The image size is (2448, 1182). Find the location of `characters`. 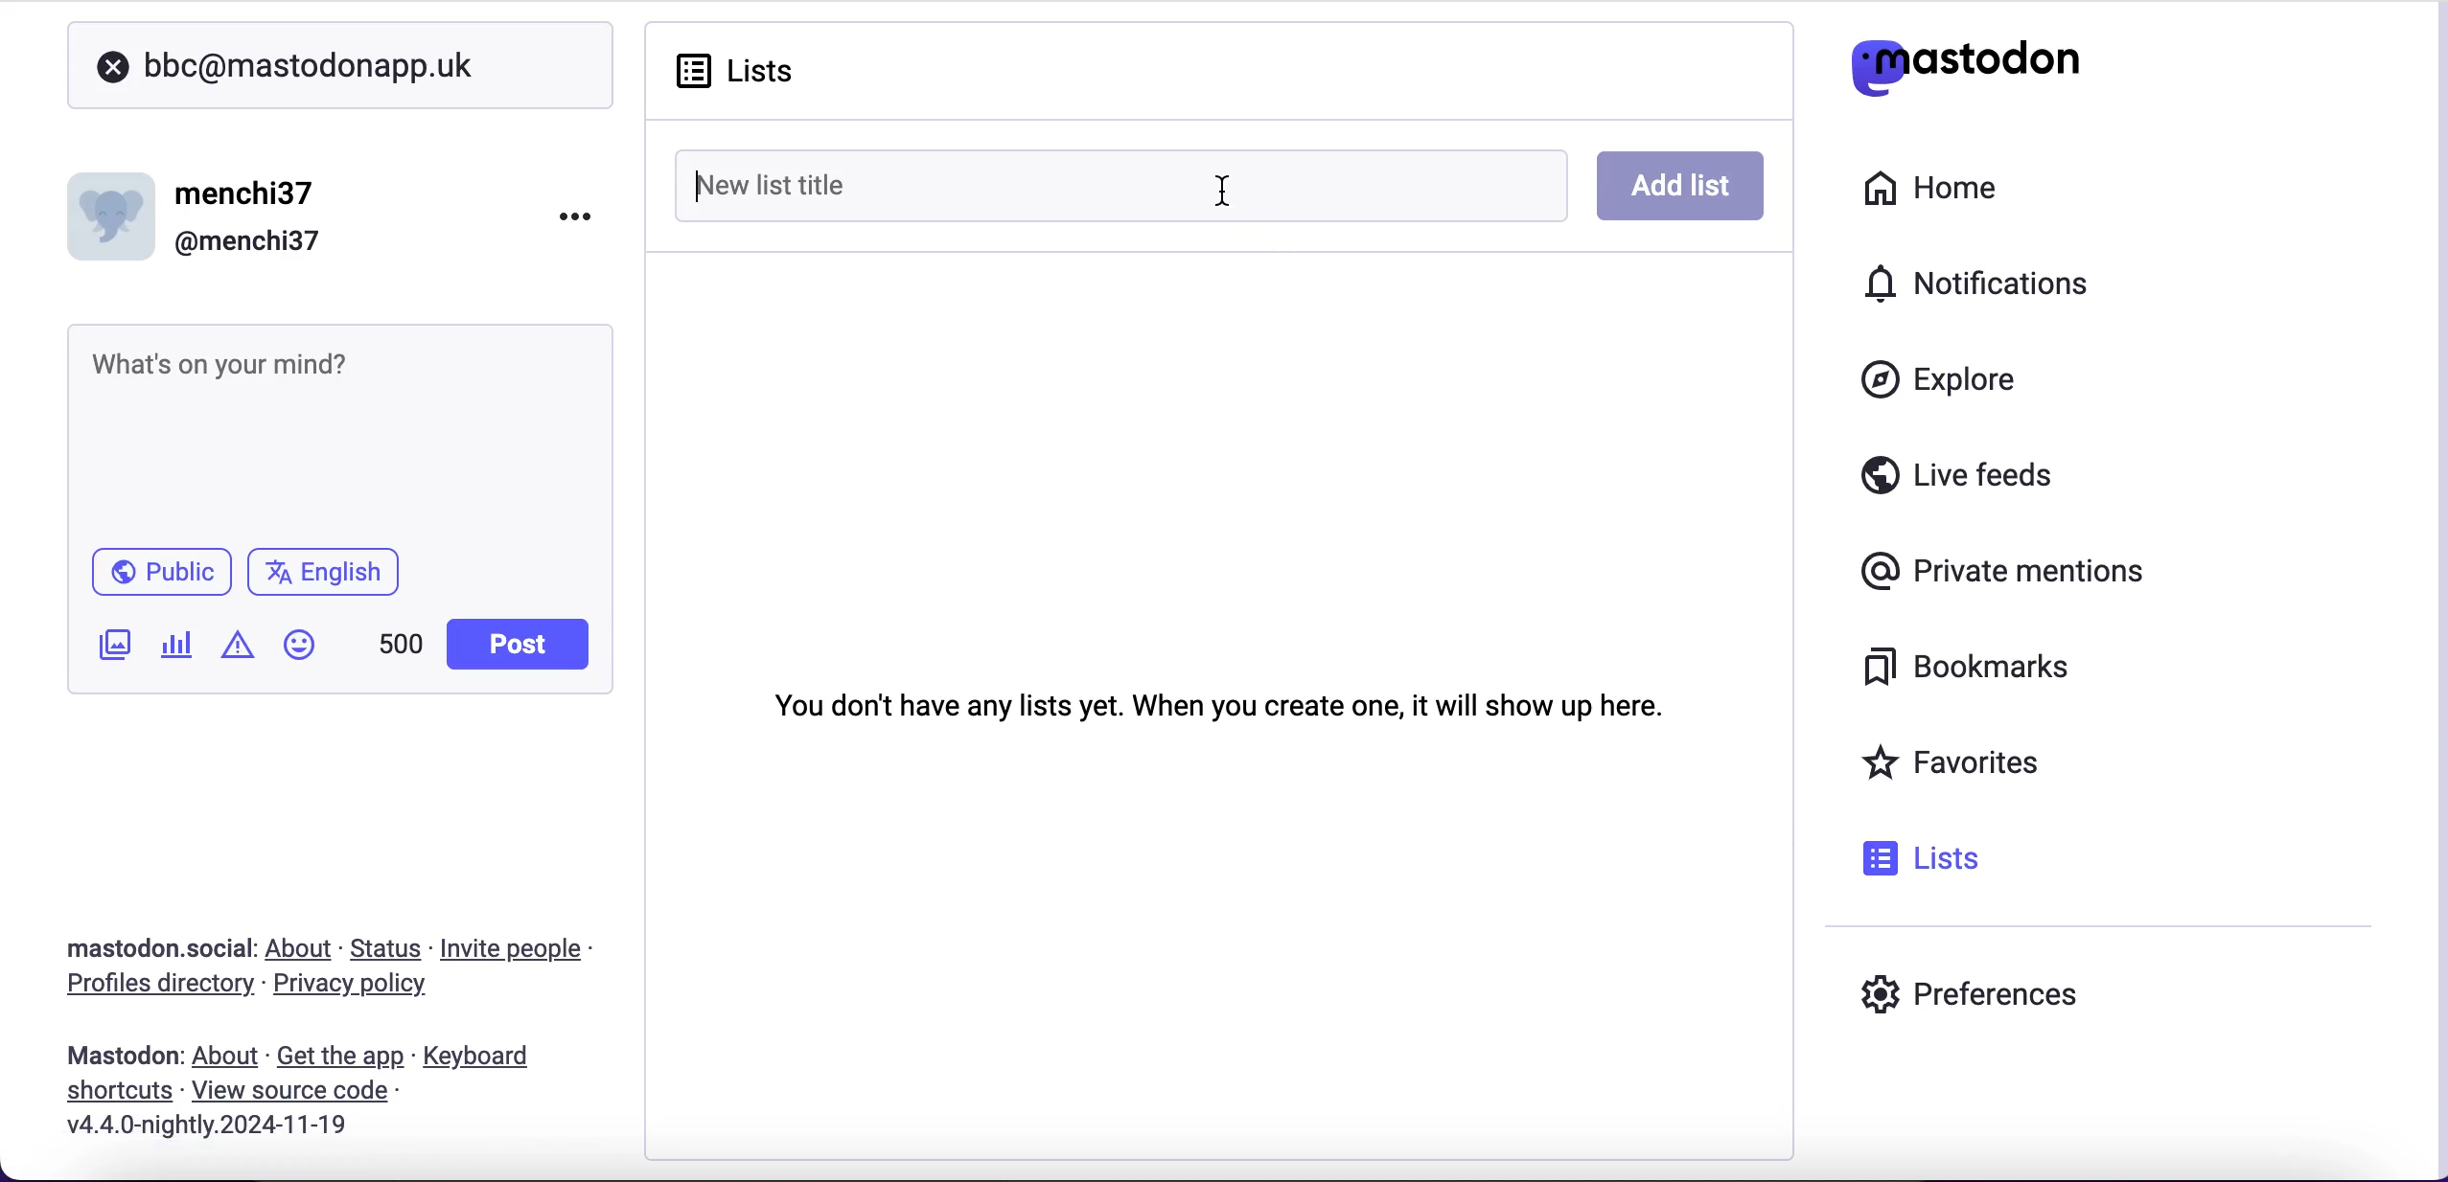

characters is located at coordinates (401, 648).